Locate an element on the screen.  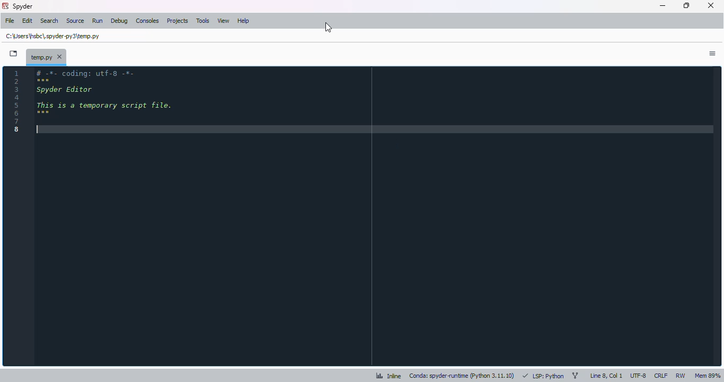
CRLF is located at coordinates (661, 376).